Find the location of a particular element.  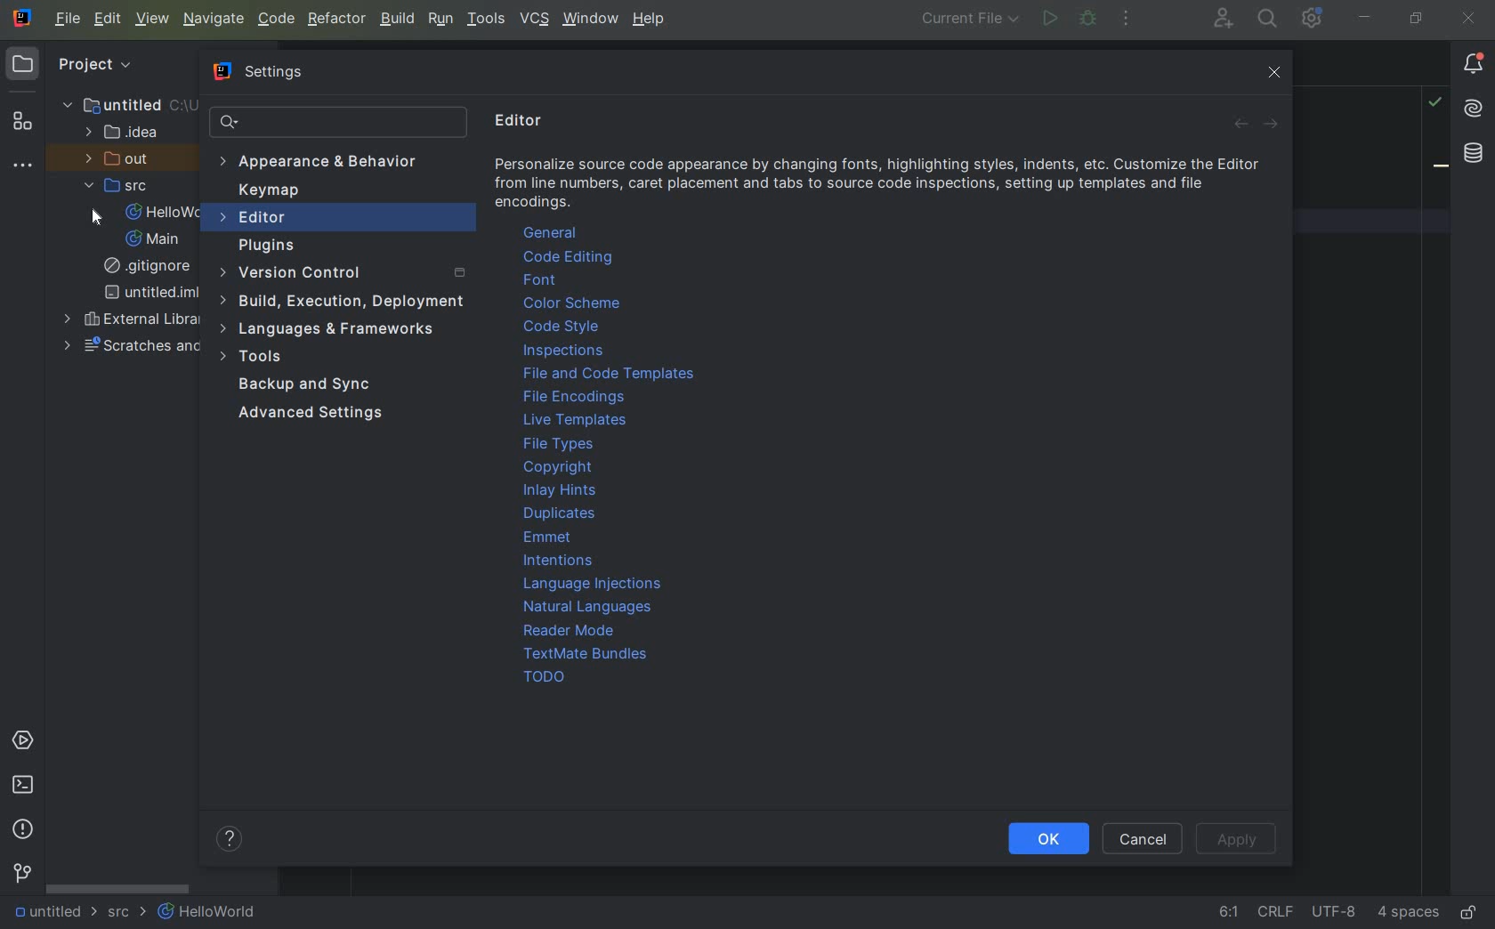

Structure is located at coordinates (23, 124).